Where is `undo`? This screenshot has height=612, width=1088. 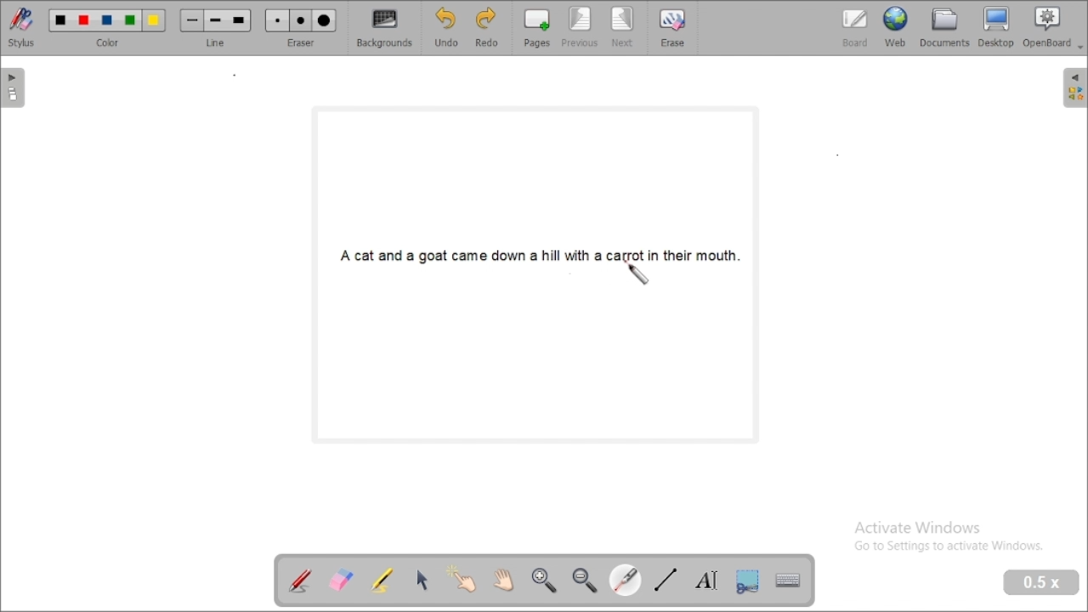
undo is located at coordinates (446, 28).